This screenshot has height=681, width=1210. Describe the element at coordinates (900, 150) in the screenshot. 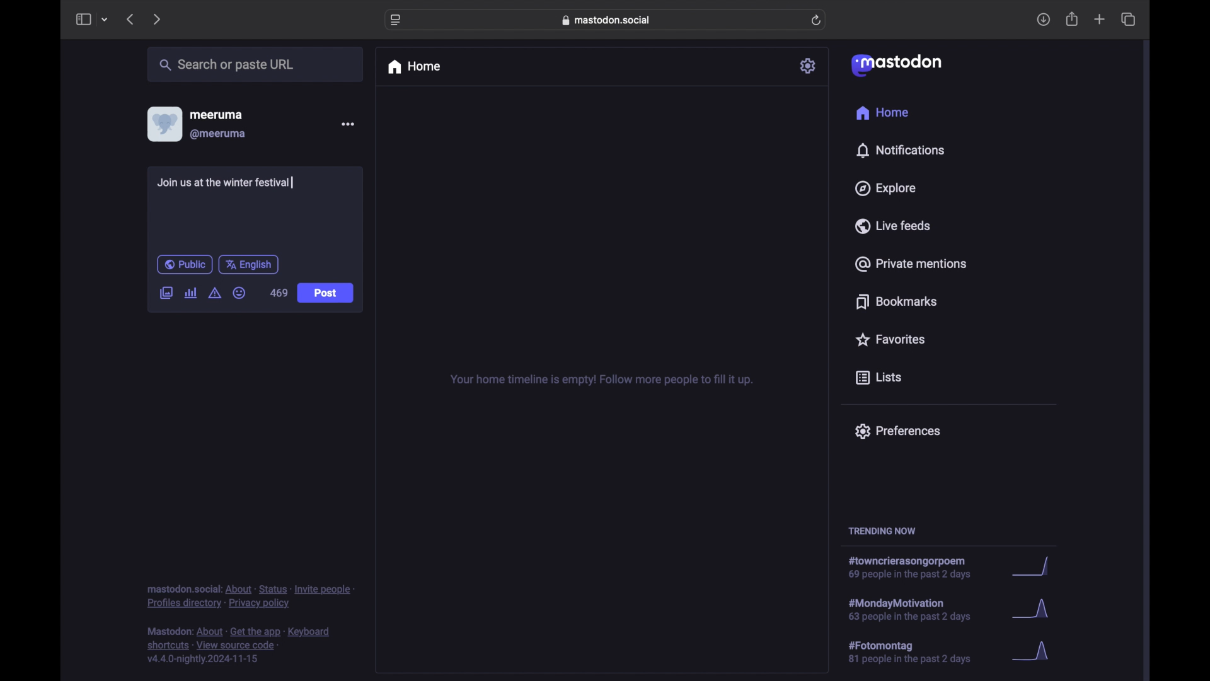

I see `notifications` at that location.